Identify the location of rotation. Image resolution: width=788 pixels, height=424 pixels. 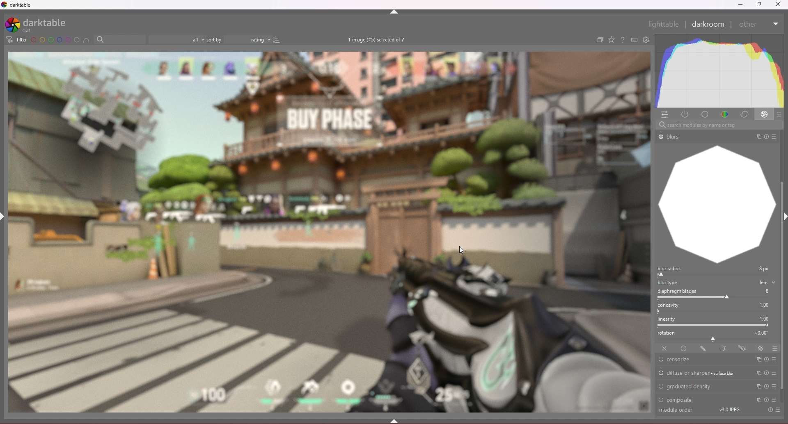
(717, 335).